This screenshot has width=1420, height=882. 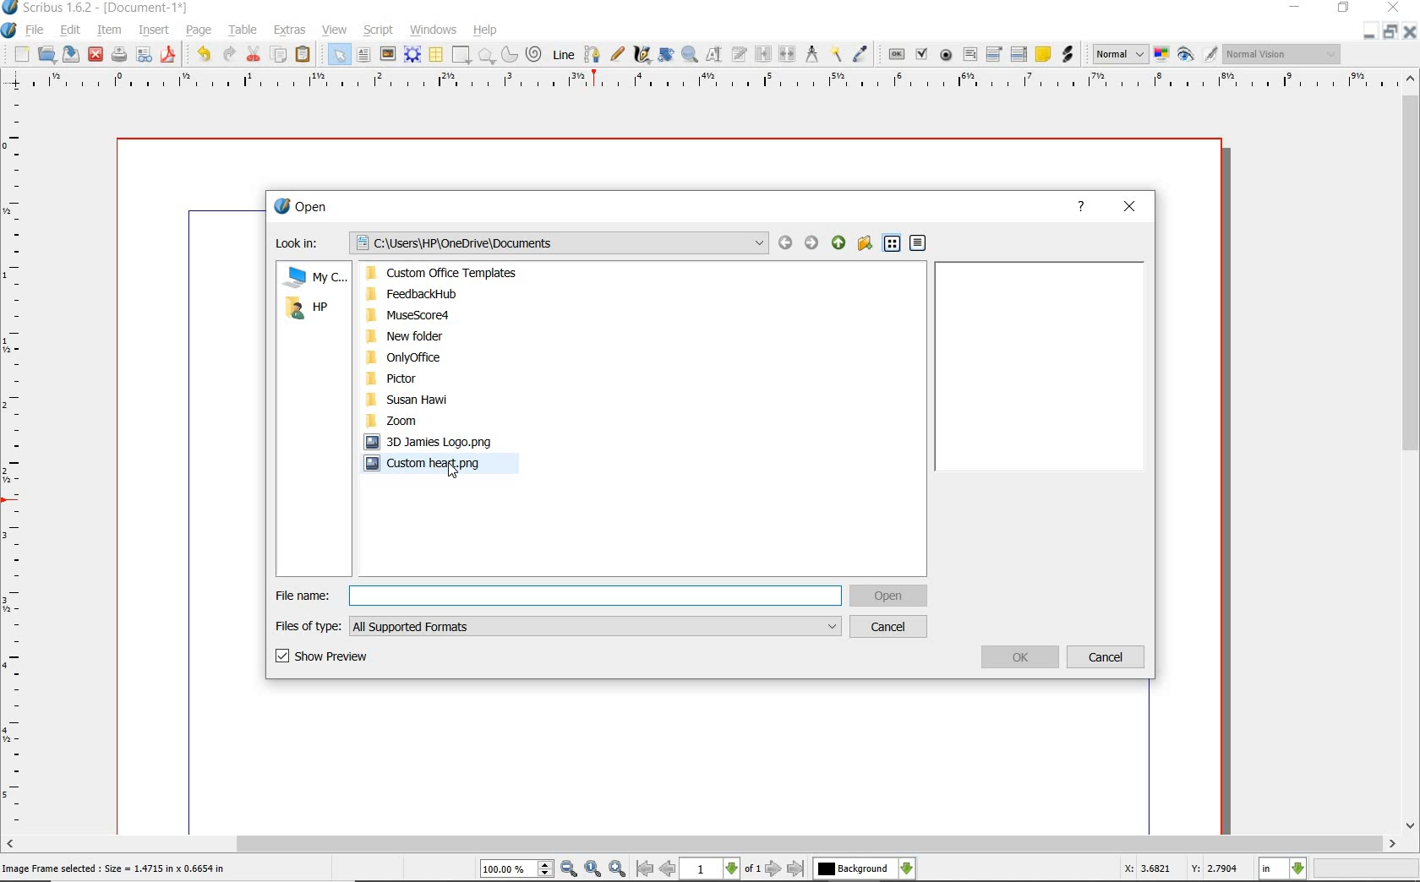 What do you see at coordinates (721, 868) in the screenshot?
I see `select current page level` at bounding box center [721, 868].